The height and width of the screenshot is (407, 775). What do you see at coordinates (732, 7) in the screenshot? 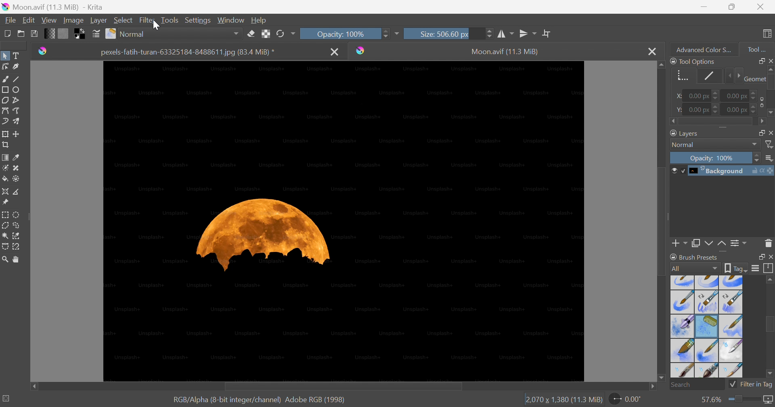
I see `Restore down` at bounding box center [732, 7].